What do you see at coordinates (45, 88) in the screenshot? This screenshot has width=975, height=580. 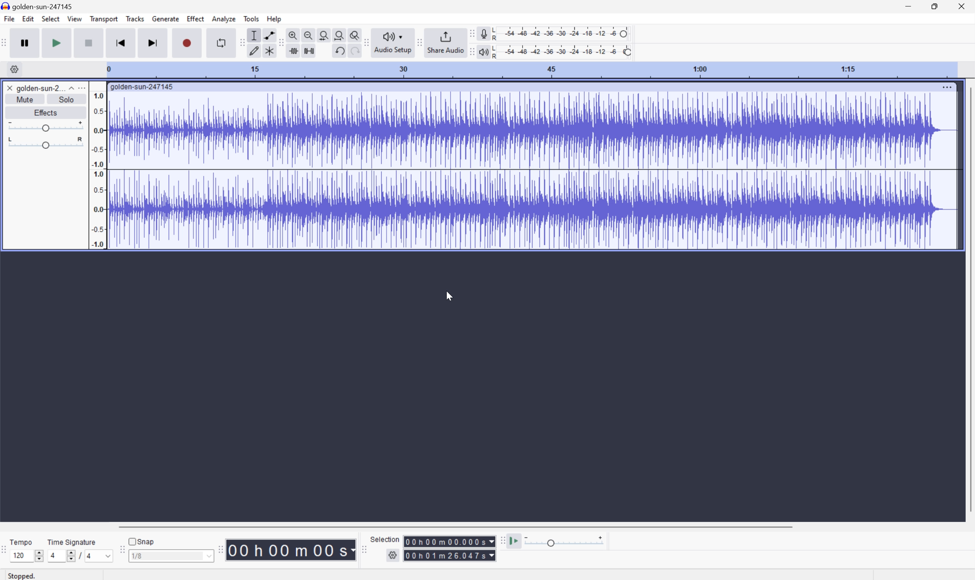 I see `golden-sun-2...` at bounding box center [45, 88].